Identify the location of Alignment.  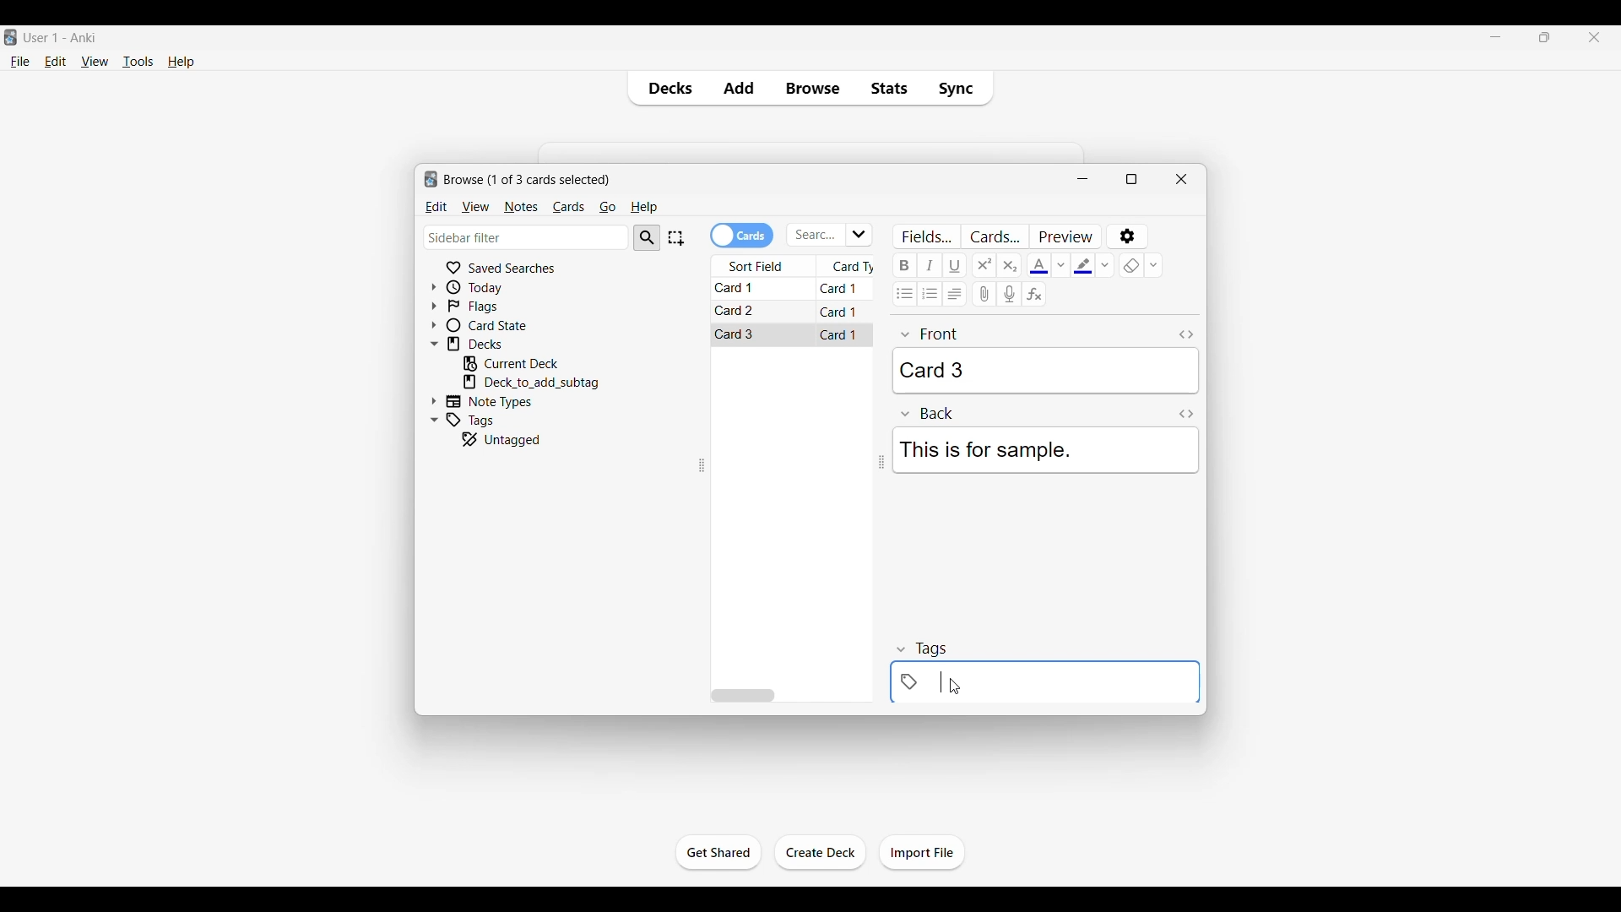
(954, 294).